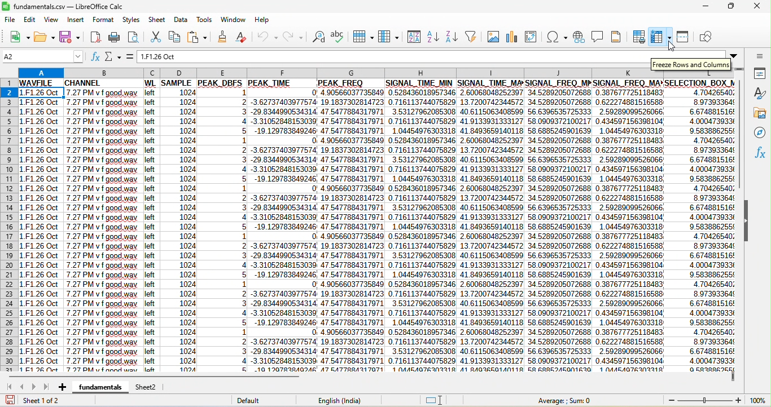  I want to click on undo, so click(267, 38).